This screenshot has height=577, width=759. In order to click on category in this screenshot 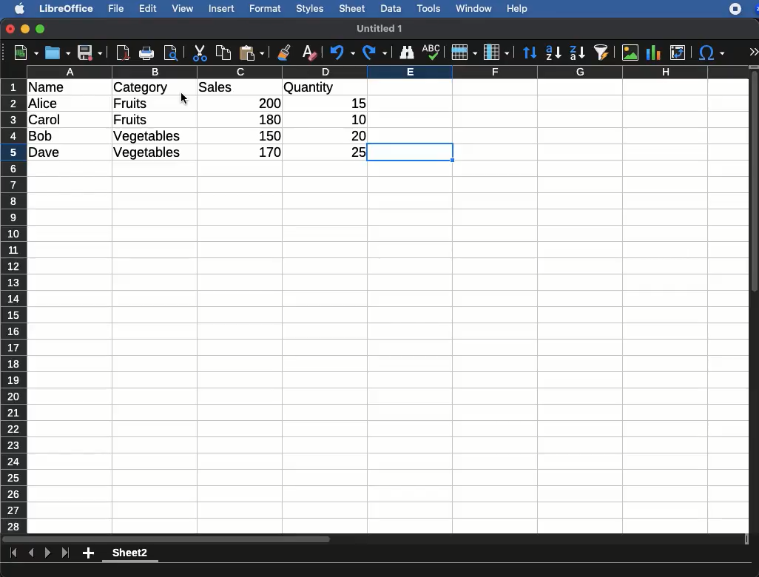, I will do `click(141, 88)`.